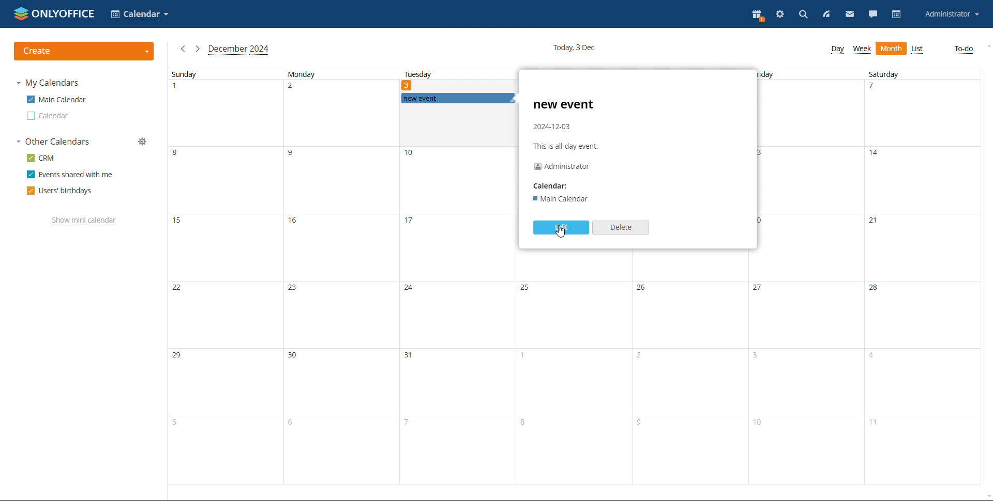 The height and width of the screenshot is (501, 993). Describe the element at coordinates (408, 85) in the screenshot. I see `date` at that location.